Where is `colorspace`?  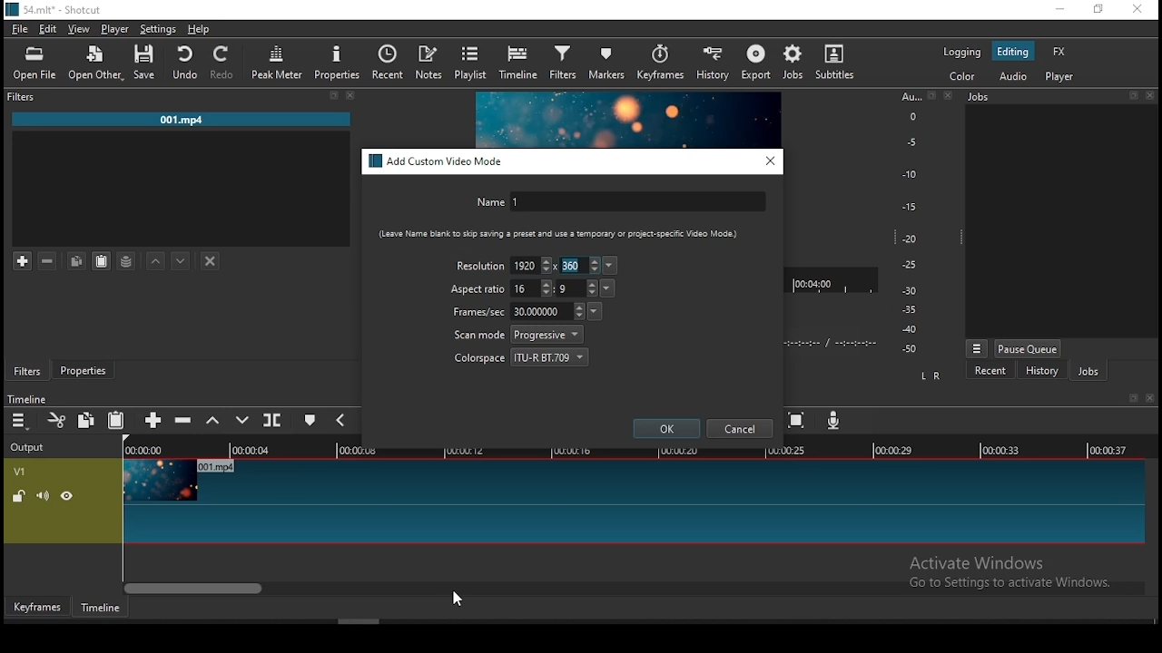 colorspace is located at coordinates (522, 356).